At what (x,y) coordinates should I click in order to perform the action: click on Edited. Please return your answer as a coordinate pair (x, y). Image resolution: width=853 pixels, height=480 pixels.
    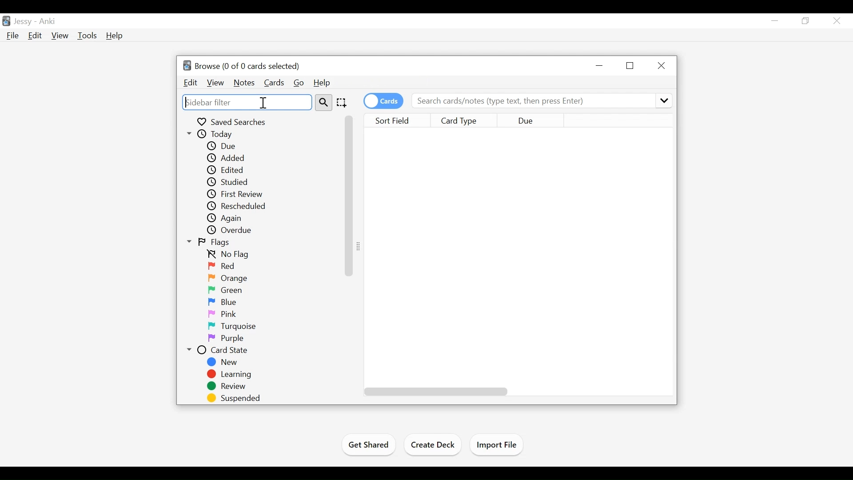
    Looking at the image, I should click on (227, 170).